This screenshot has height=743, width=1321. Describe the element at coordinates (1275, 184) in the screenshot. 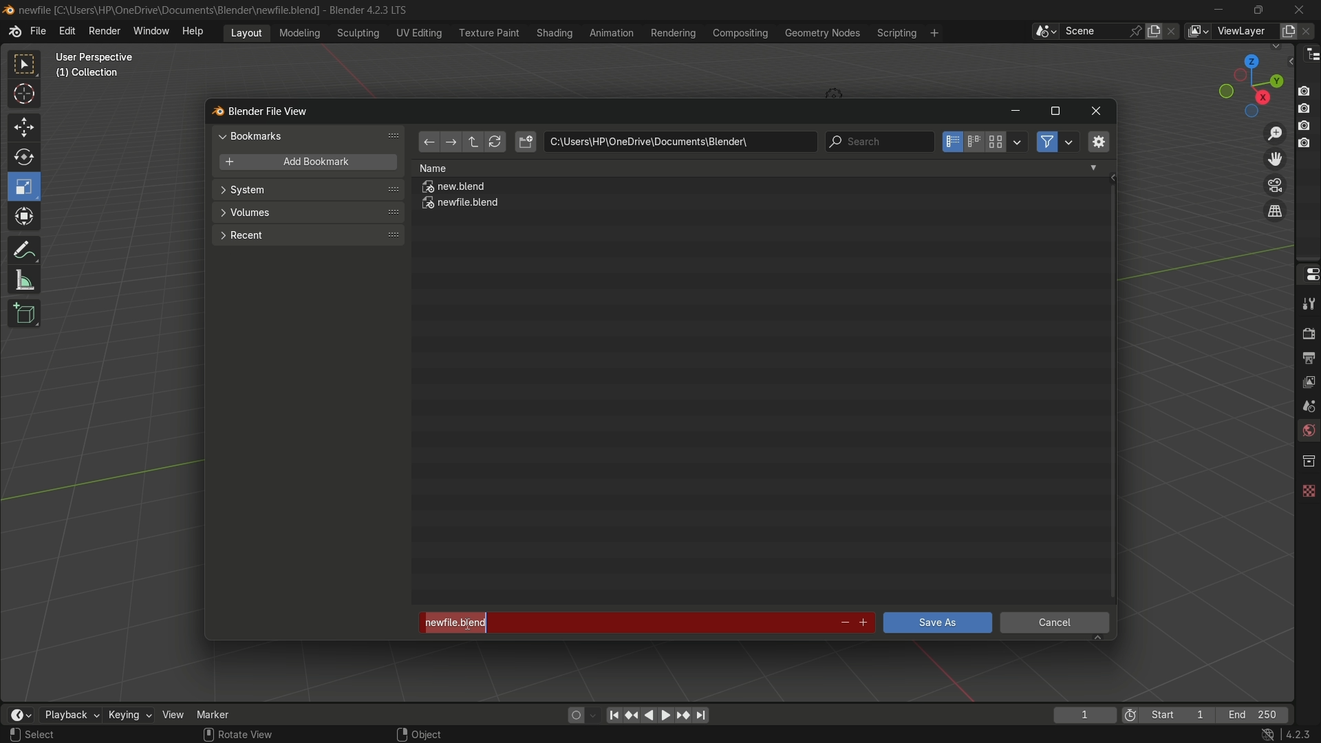

I see `toggle camera view layer` at that location.